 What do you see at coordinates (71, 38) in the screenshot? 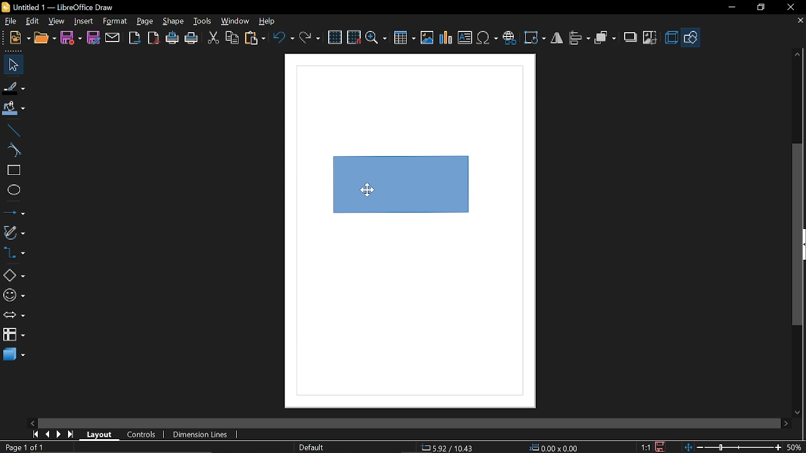
I see `Save` at bounding box center [71, 38].